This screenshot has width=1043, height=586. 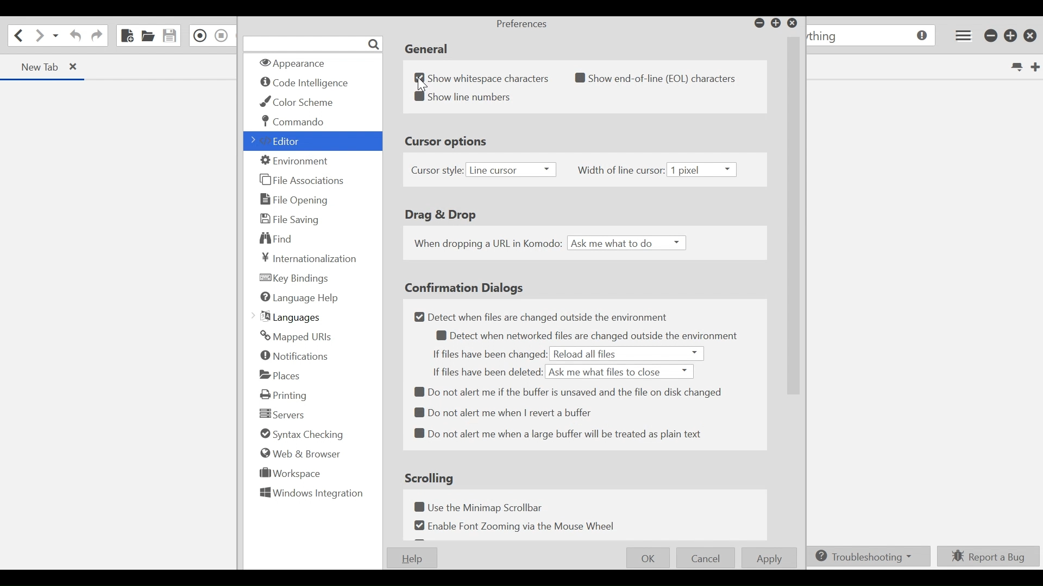 What do you see at coordinates (510, 170) in the screenshot?
I see `Line cursor ` at bounding box center [510, 170].